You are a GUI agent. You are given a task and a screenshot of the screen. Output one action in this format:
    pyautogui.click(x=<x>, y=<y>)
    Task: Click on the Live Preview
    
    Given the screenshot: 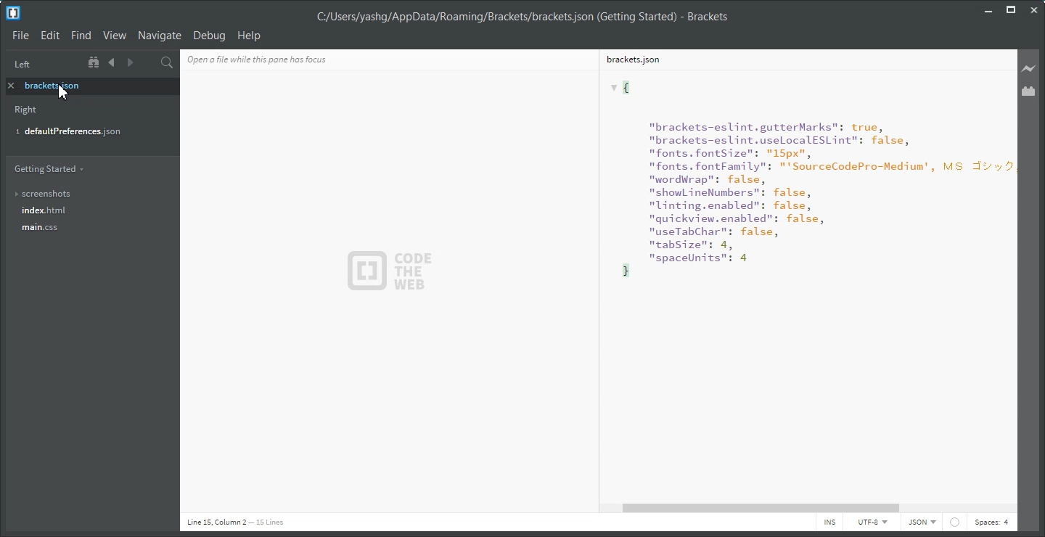 What is the action you would take?
    pyautogui.click(x=1029, y=68)
    